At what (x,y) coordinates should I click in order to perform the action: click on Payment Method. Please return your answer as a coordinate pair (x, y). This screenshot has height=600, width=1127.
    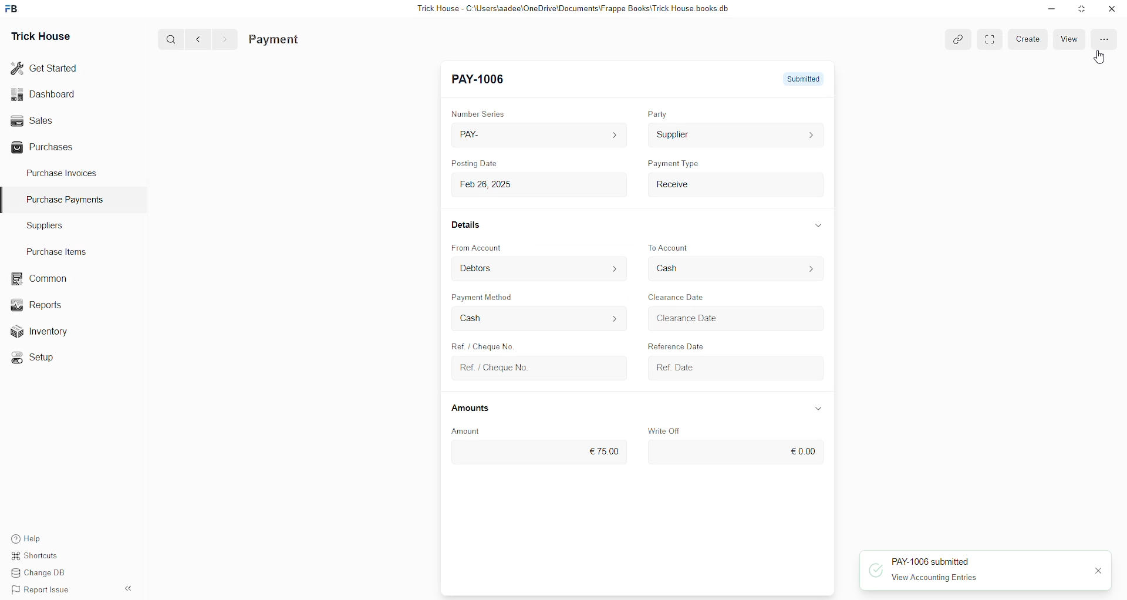
    Looking at the image, I should click on (483, 296).